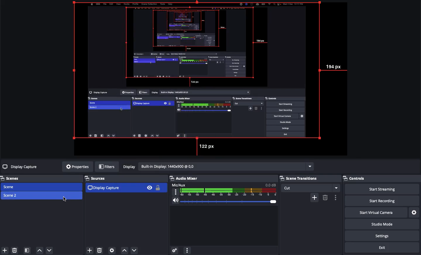 This screenshot has height=255, width=421. Describe the element at coordinates (325, 197) in the screenshot. I see `delete` at that location.